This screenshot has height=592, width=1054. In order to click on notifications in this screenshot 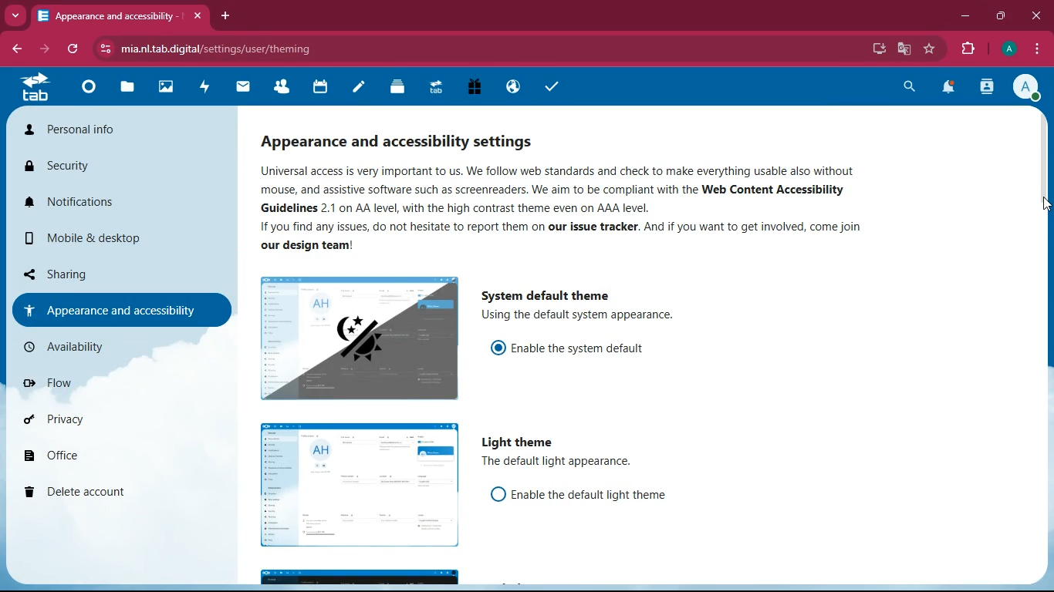, I will do `click(86, 202)`.